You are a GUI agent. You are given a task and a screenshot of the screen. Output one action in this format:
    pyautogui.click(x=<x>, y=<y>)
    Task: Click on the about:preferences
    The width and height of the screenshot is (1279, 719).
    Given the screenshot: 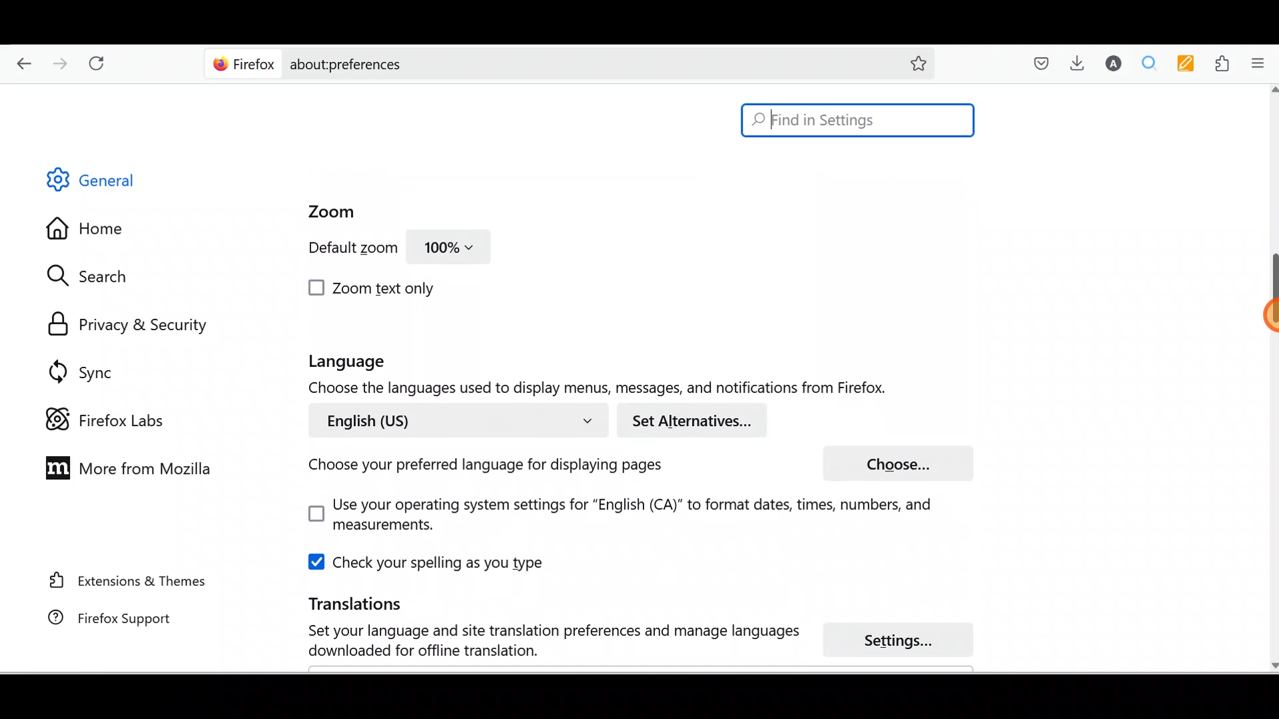 What is the action you would take?
    pyautogui.click(x=532, y=63)
    